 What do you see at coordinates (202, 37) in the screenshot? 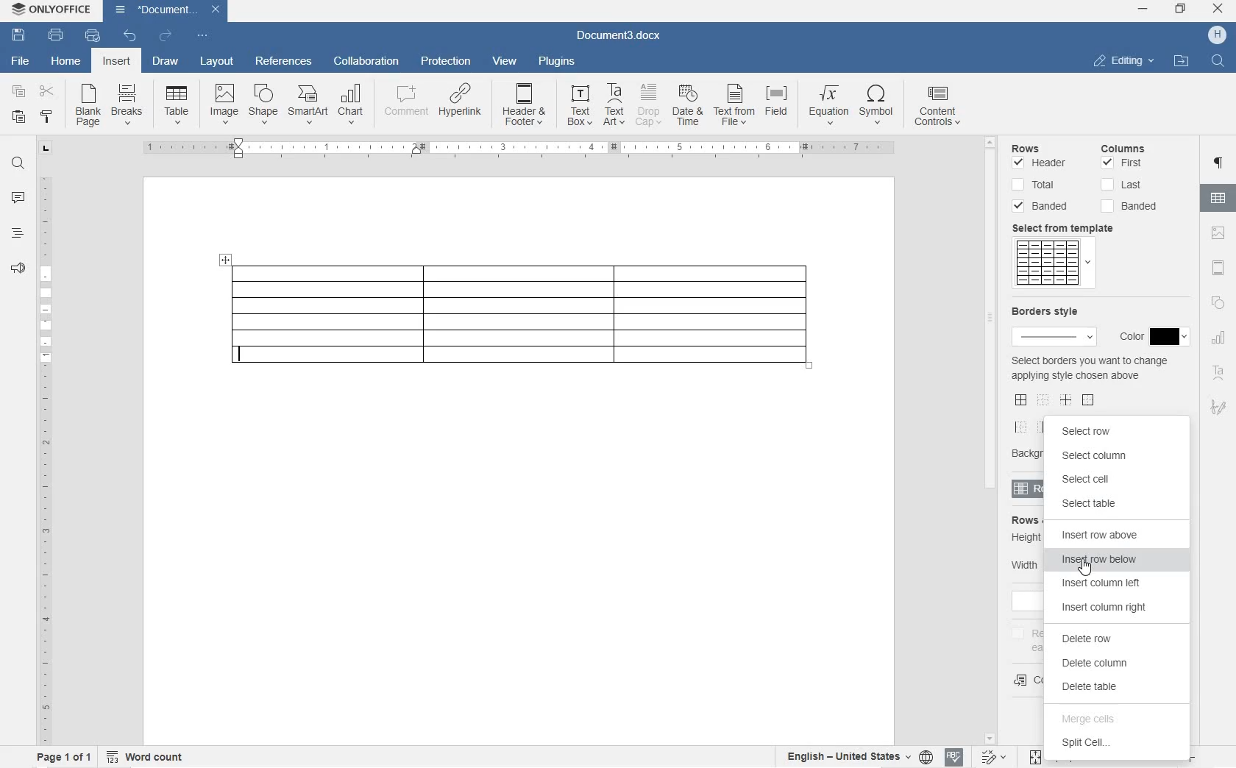
I see `CUSTOMIZE QUICK ACCESS TOOLBAR` at bounding box center [202, 37].